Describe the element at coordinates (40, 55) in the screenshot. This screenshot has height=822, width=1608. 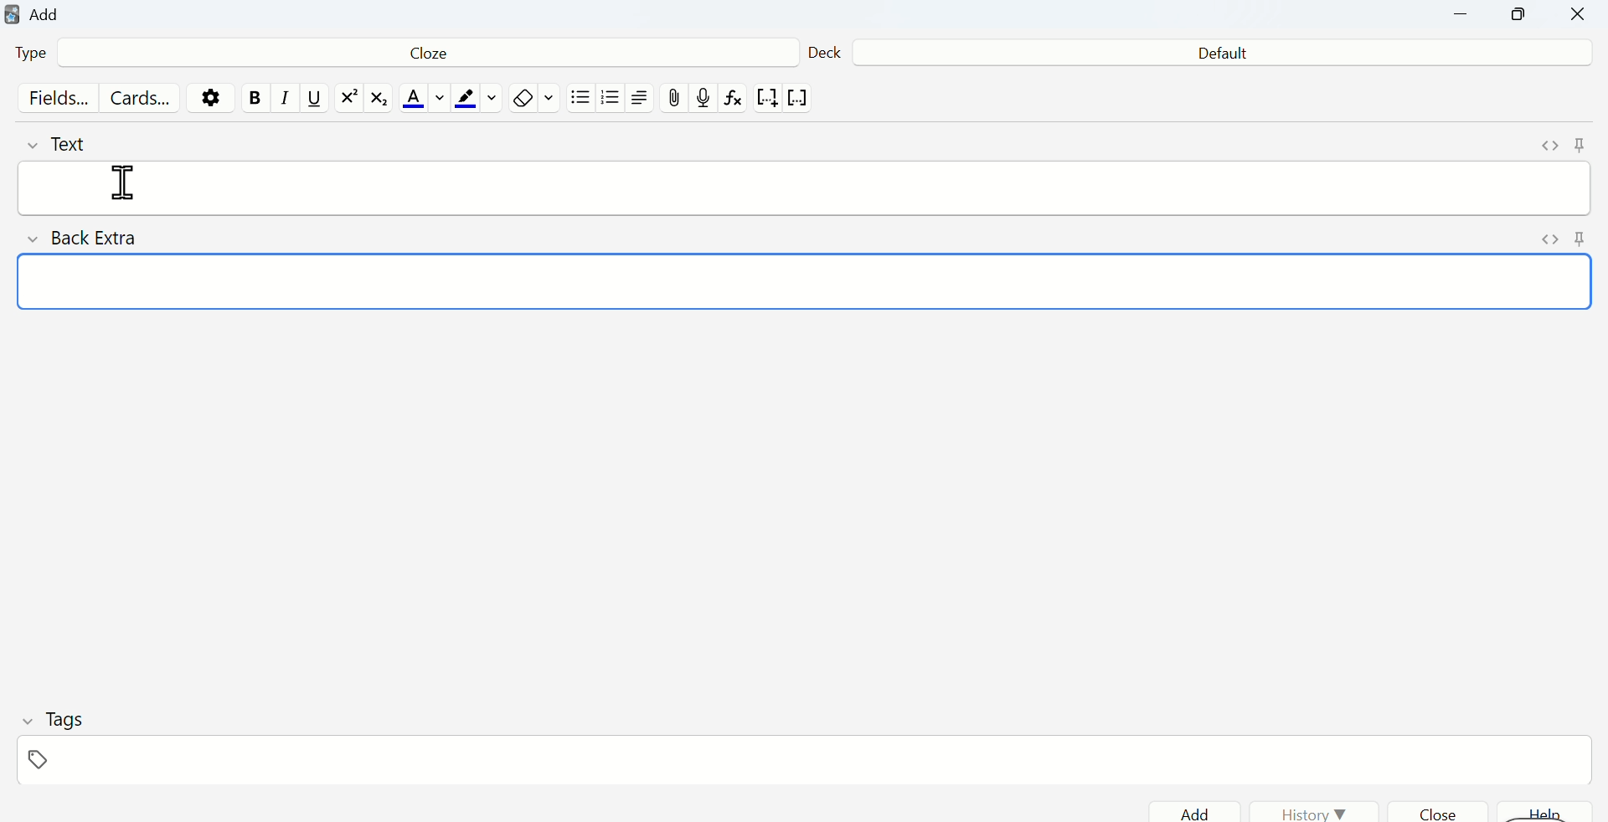
I see `Type` at that location.